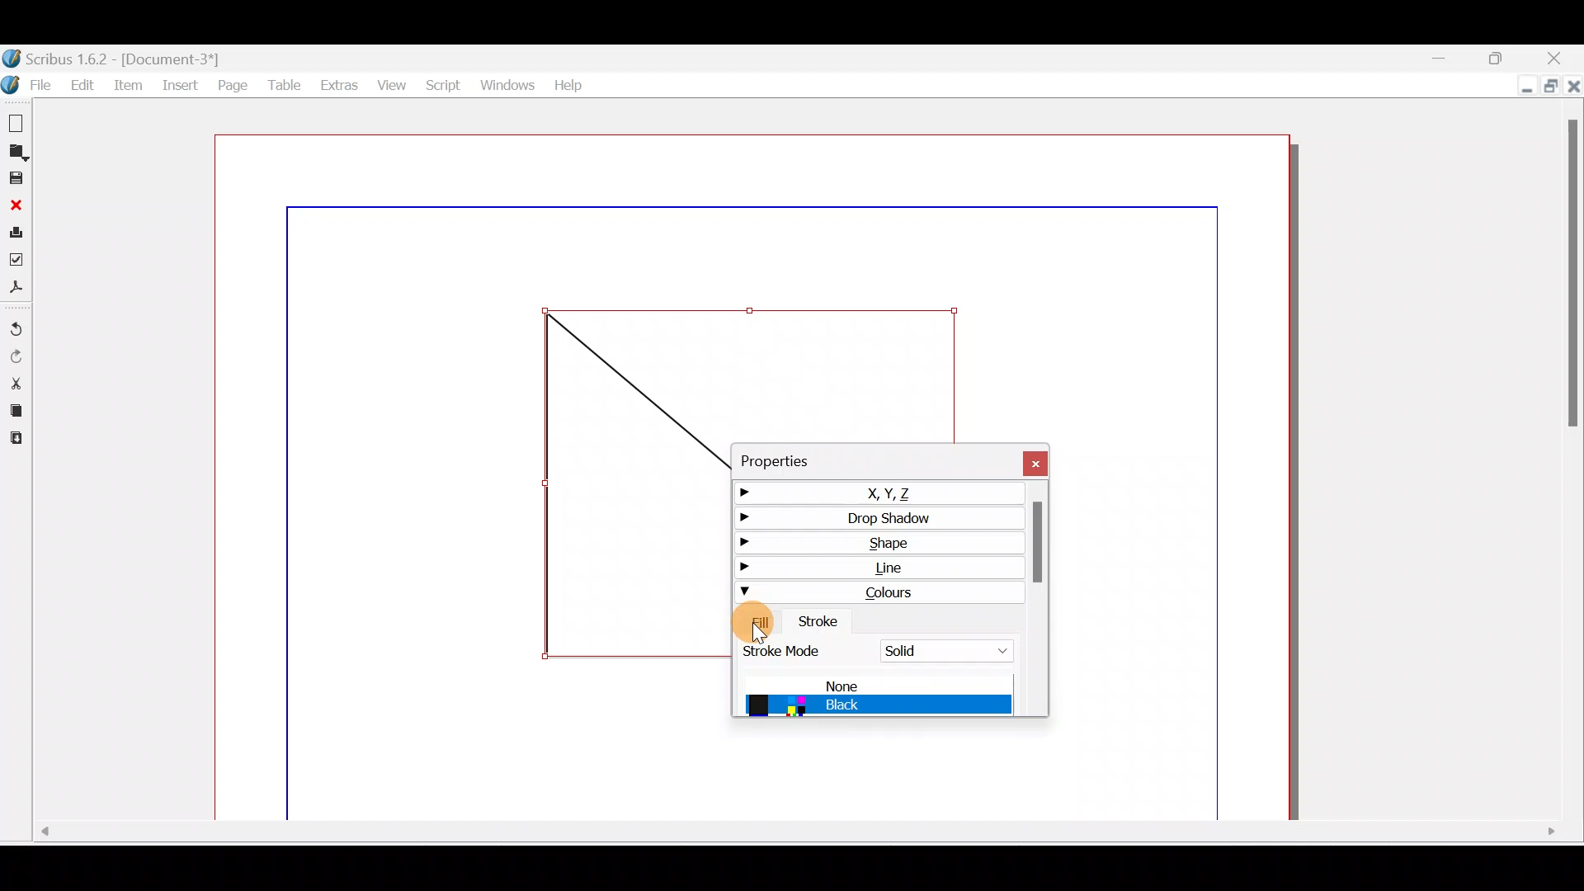 This screenshot has width=1584, height=891. I want to click on None, so click(878, 684).